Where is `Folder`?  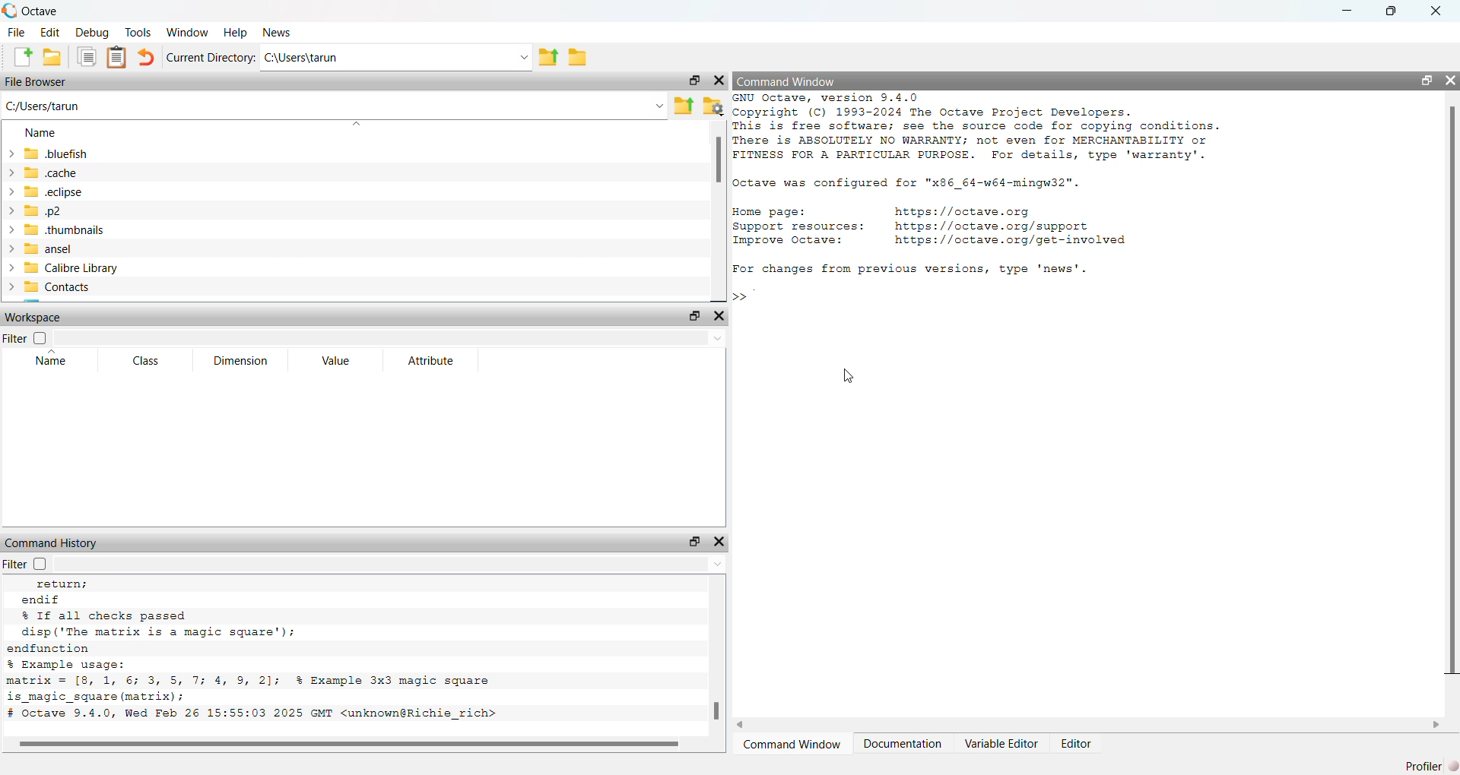
Folder is located at coordinates (579, 57).